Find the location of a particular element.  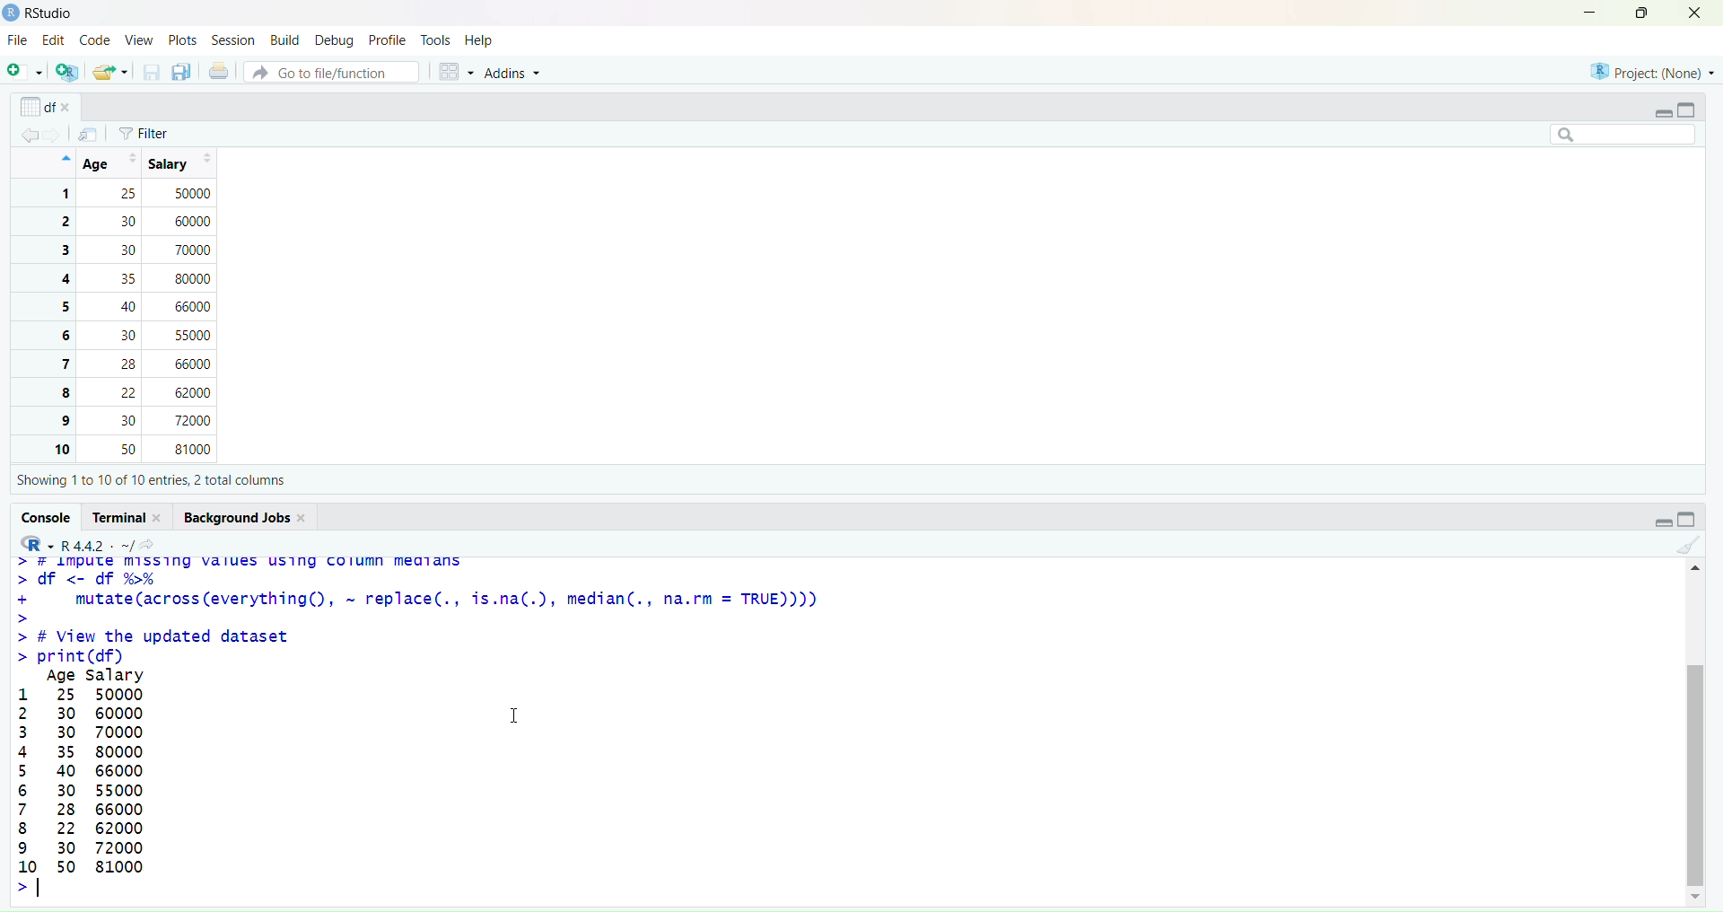

file is located at coordinates (18, 41).